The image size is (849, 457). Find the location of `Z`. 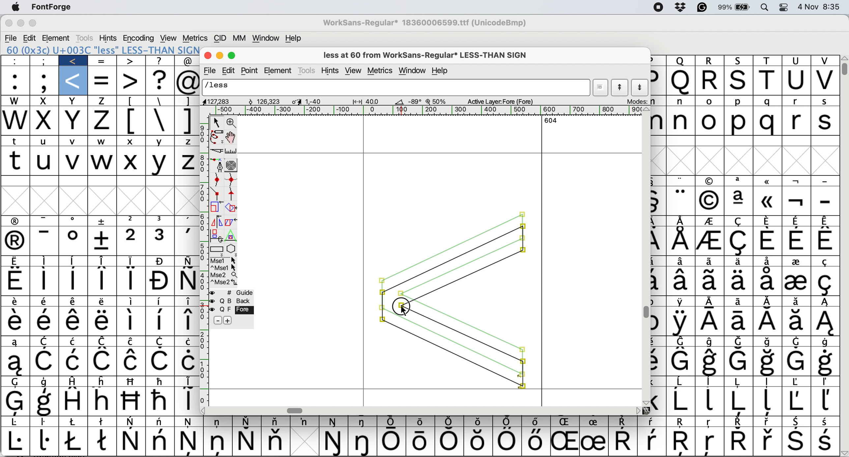

Z is located at coordinates (186, 162).